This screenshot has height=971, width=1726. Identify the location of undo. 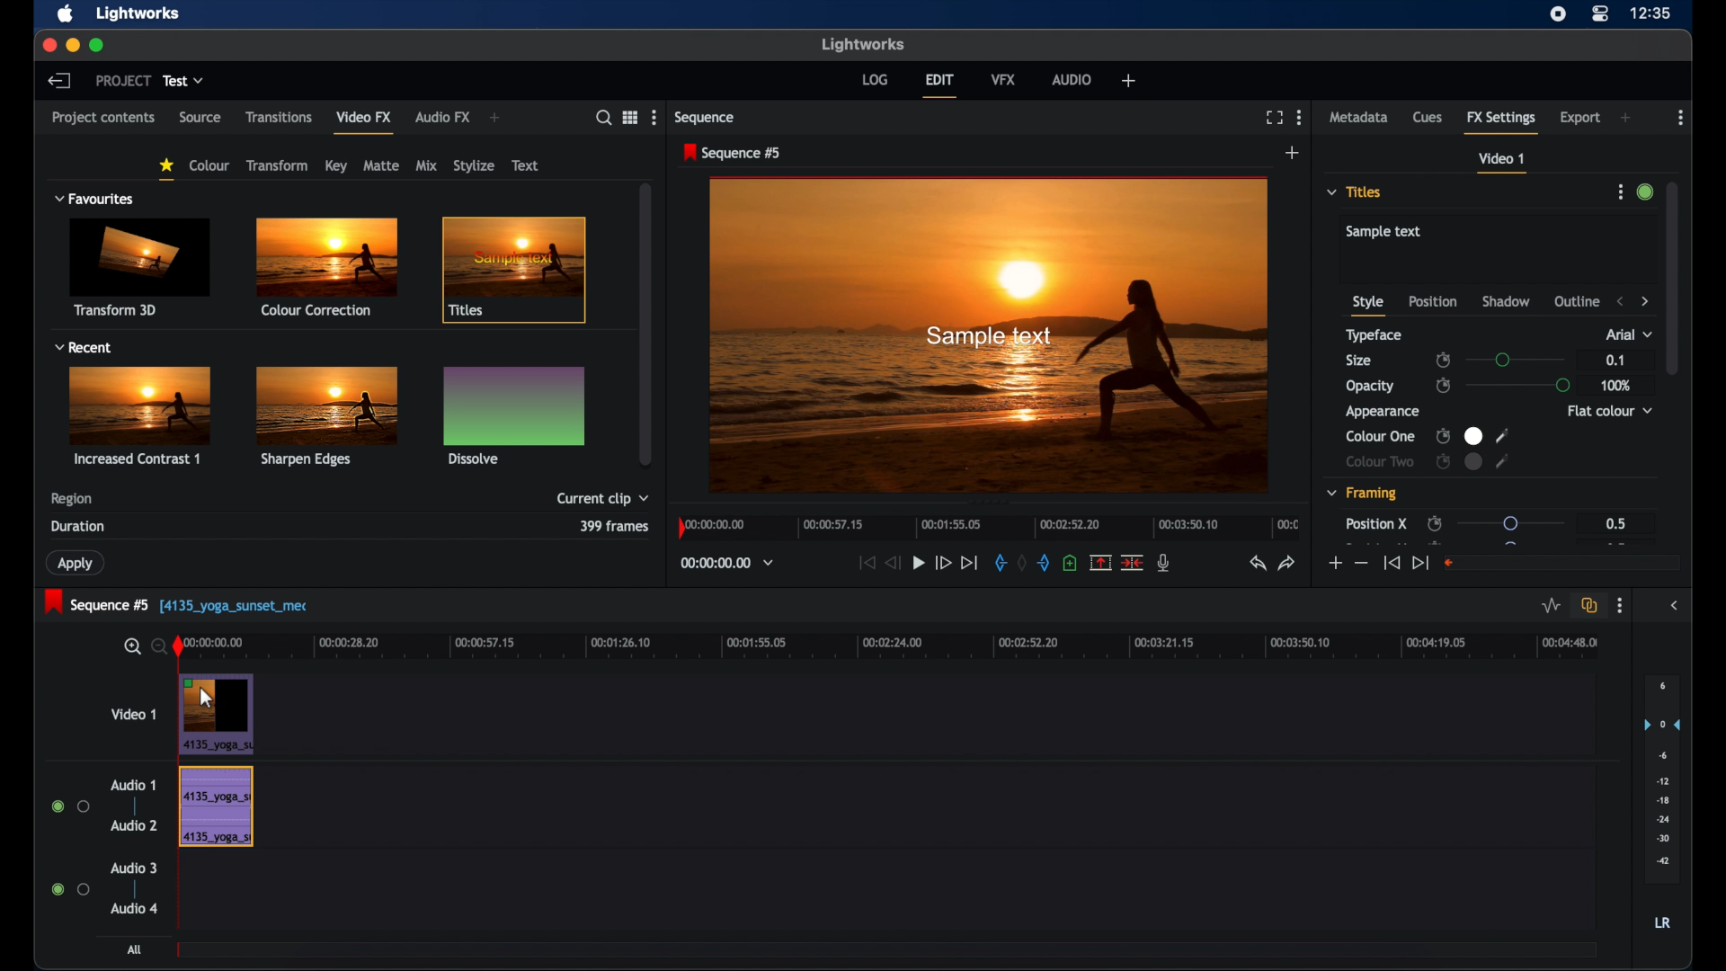
(1258, 564).